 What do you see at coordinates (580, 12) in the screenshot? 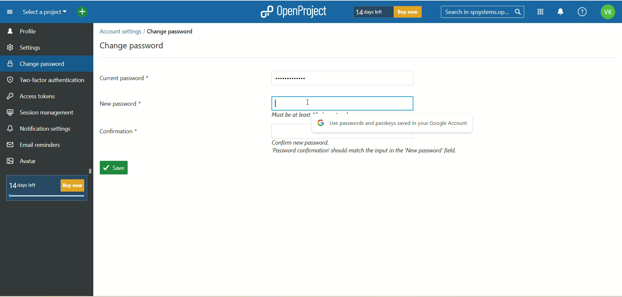
I see `help` at bounding box center [580, 12].